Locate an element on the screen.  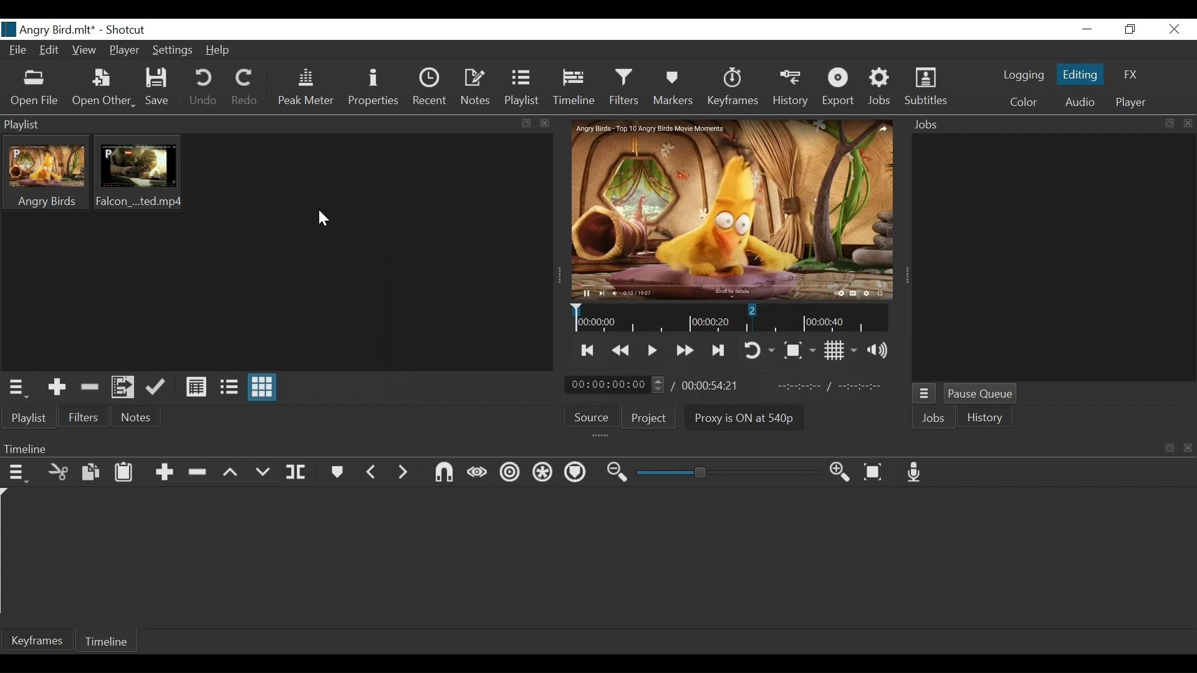
Recent is located at coordinates (431, 87).